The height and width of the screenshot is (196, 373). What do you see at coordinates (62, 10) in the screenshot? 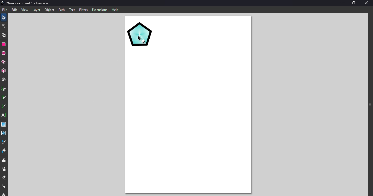
I see `Path` at bounding box center [62, 10].